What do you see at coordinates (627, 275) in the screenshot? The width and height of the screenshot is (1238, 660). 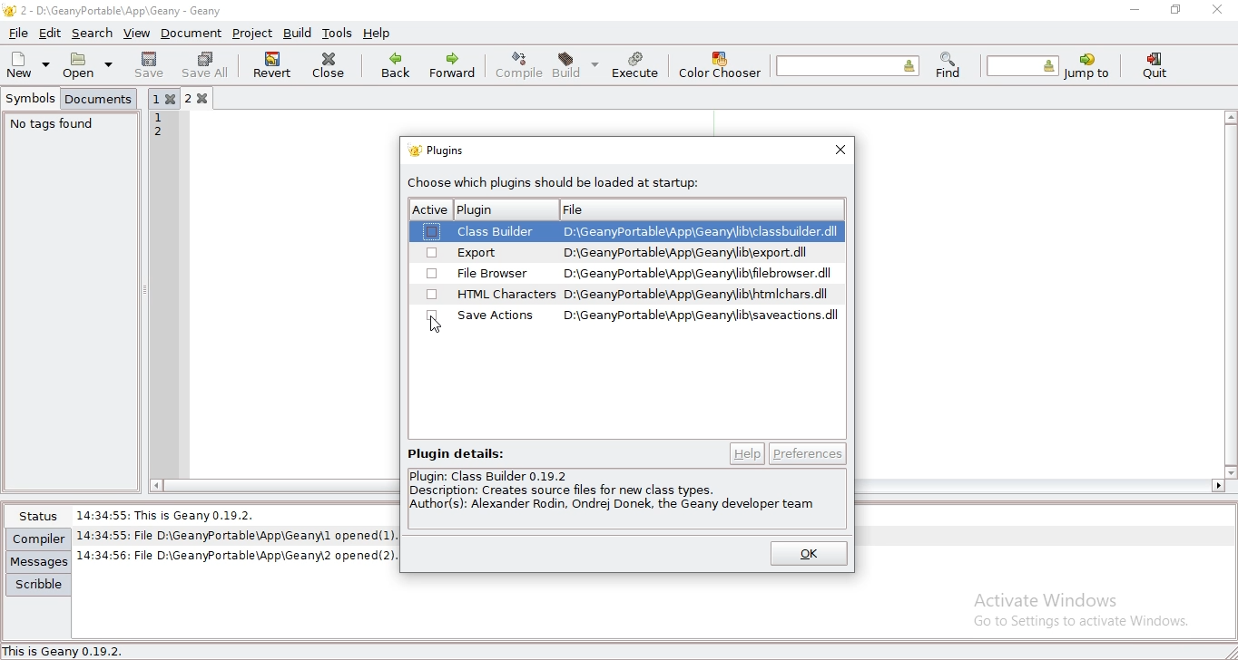 I see `File Browser ~~ D:\GeanyPortable\App\Geany\ib\hlebrowser.dll` at bounding box center [627, 275].